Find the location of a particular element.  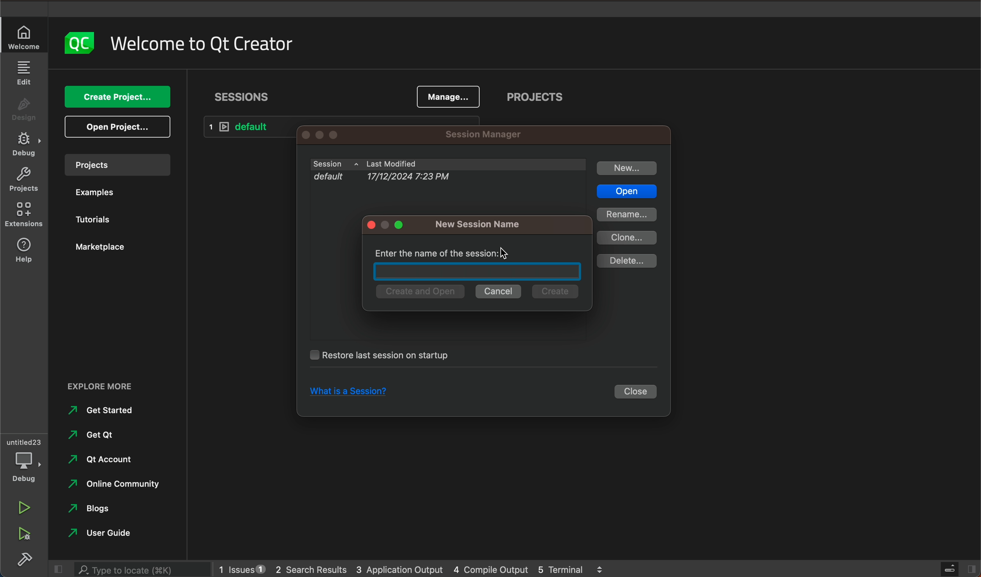

new is located at coordinates (628, 168).